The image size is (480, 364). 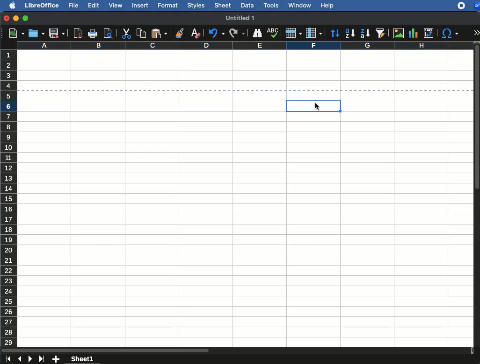 I want to click on print preview, so click(x=109, y=33).